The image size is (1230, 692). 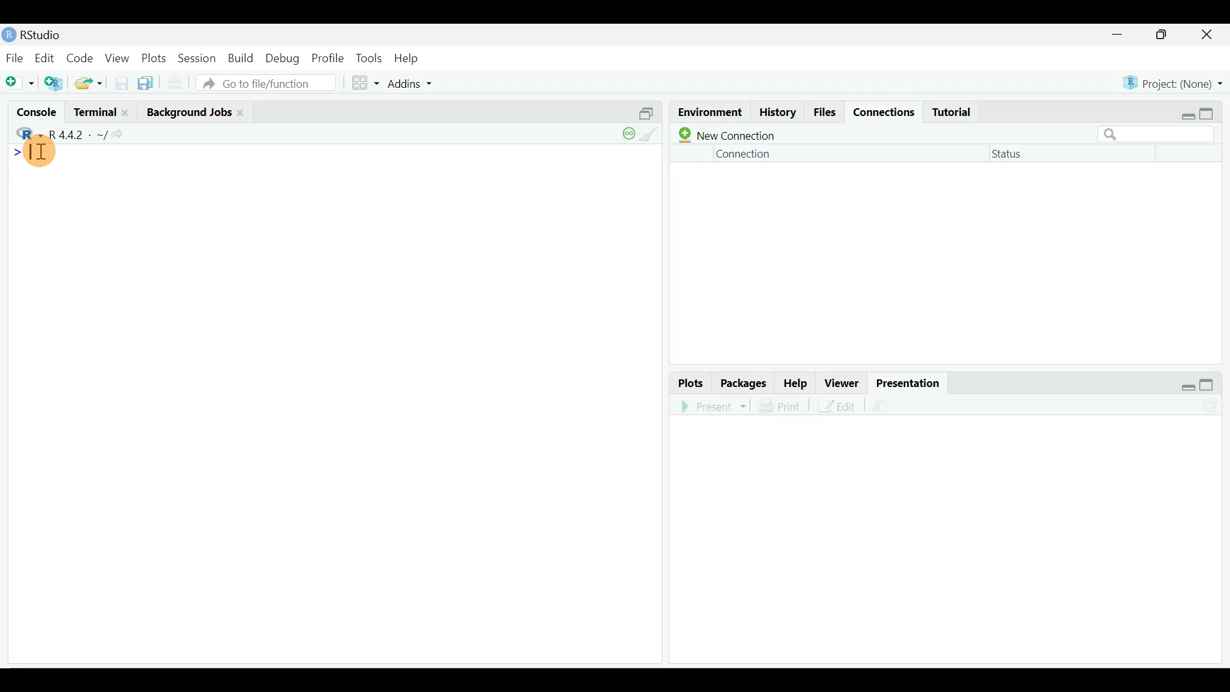 What do you see at coordinates (742, 156) in the screenshot?
I see `Connection` at bounding box center [742, 156].